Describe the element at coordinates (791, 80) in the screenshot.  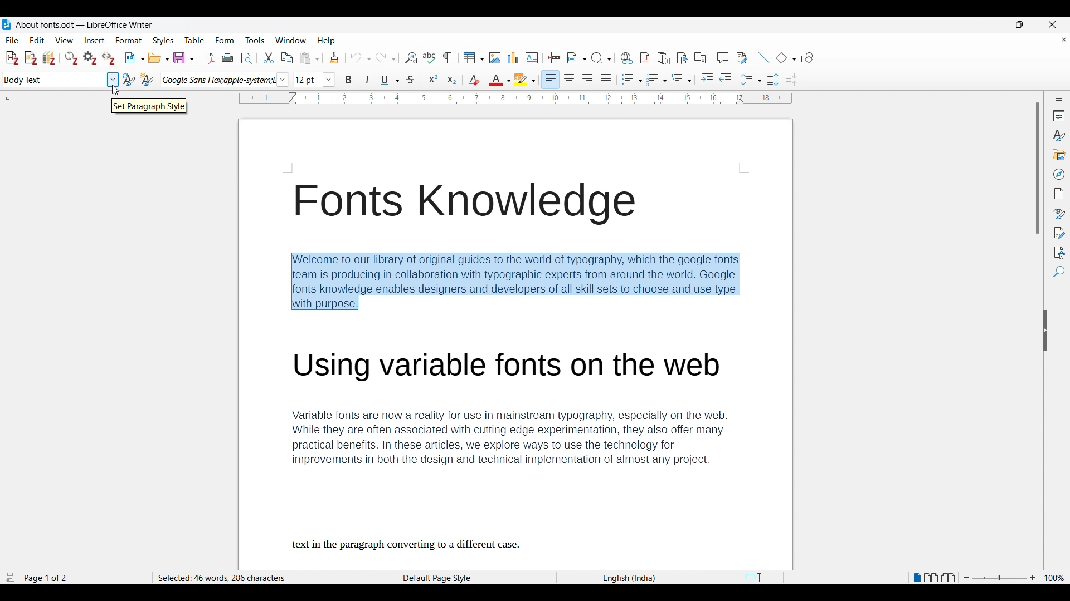
I see `Decrease paragraph spacing` at that location.